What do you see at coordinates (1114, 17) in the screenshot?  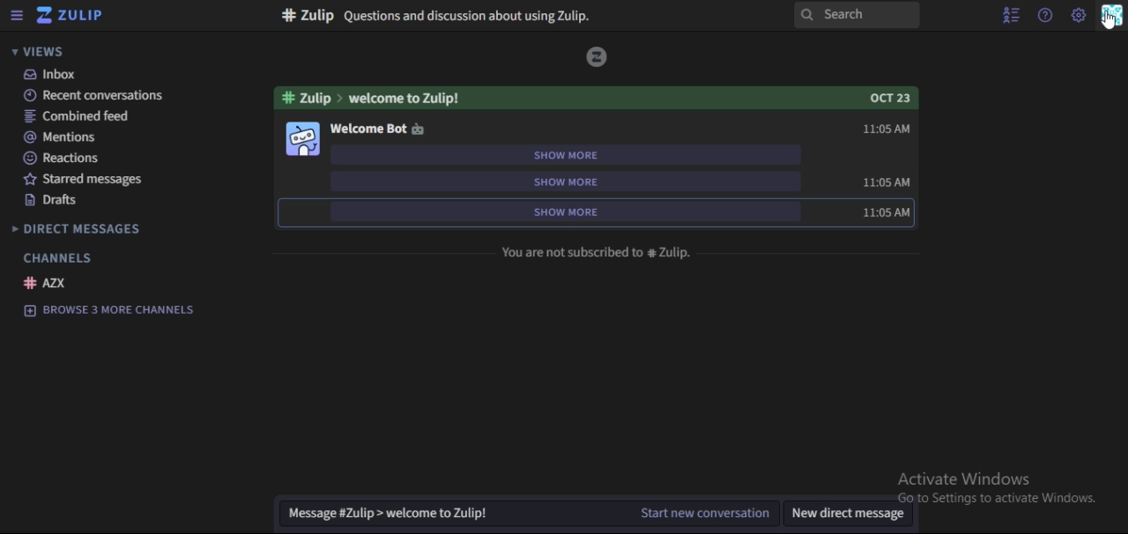 I see `personal menu` at bounding box center [1114, 17].